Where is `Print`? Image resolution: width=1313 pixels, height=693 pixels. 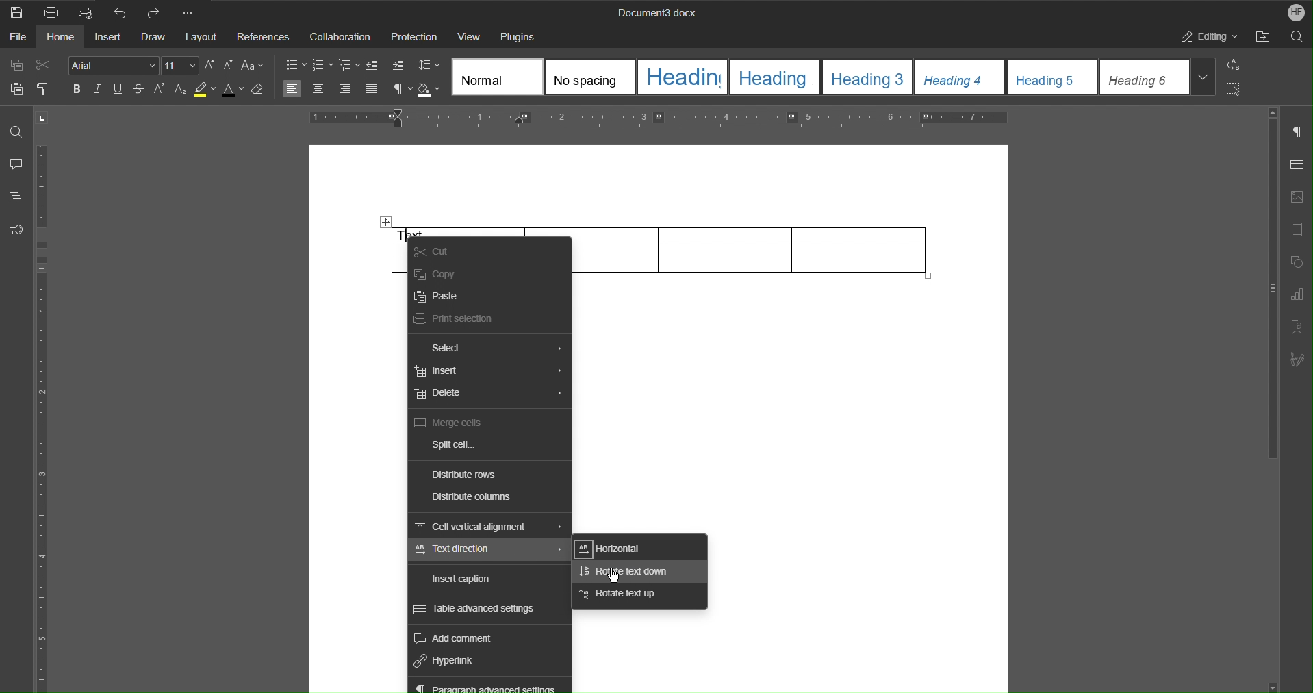 Print is located at coordinates (49, 11).